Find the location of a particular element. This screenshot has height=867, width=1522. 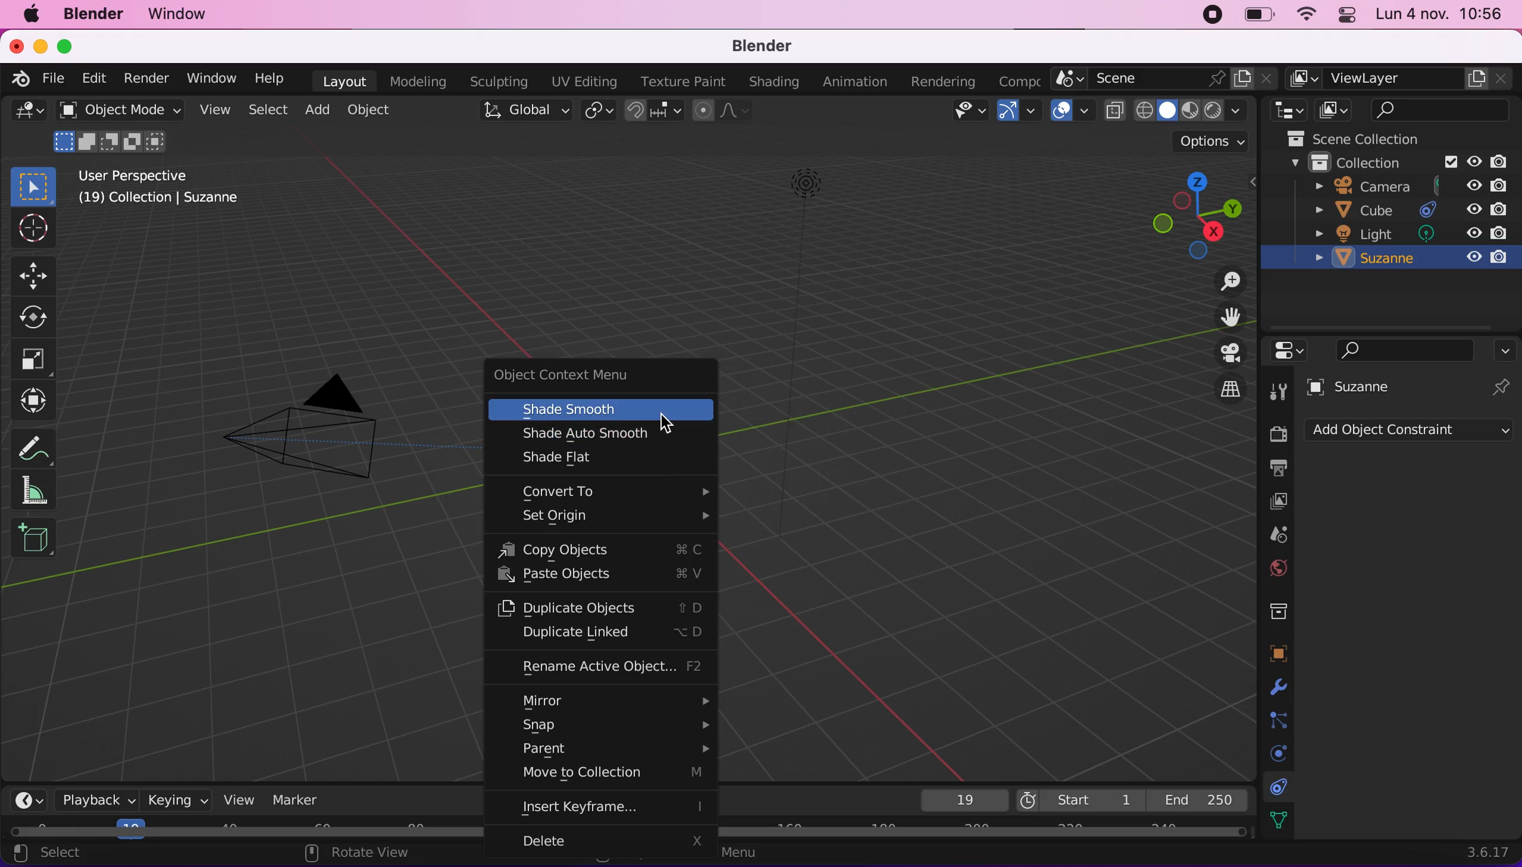

keying is located at coordinates (178, 803).